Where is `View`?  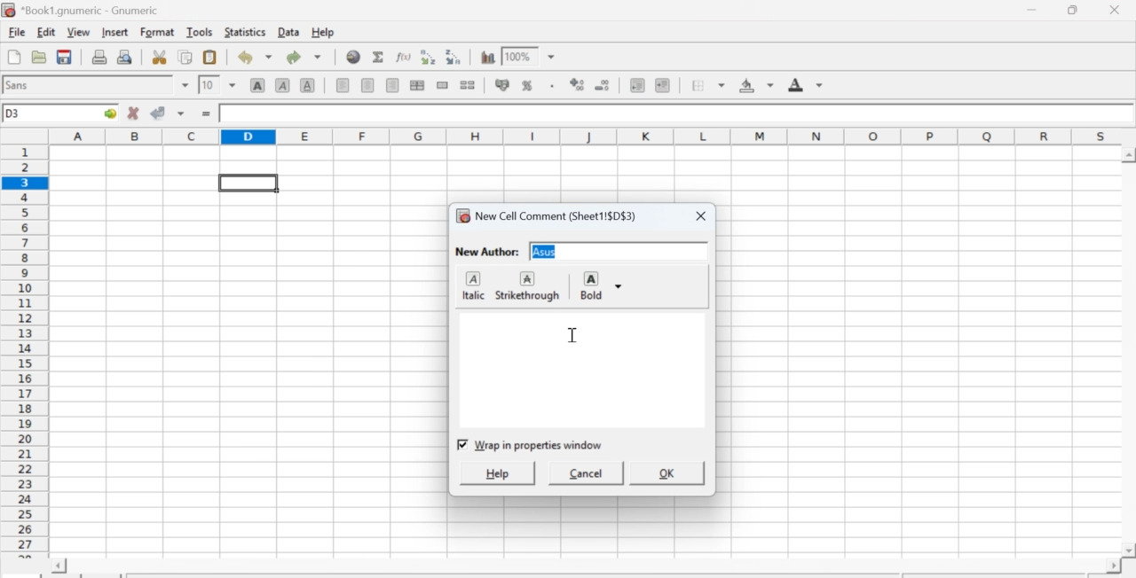
View is located at coordinates (78, 31).